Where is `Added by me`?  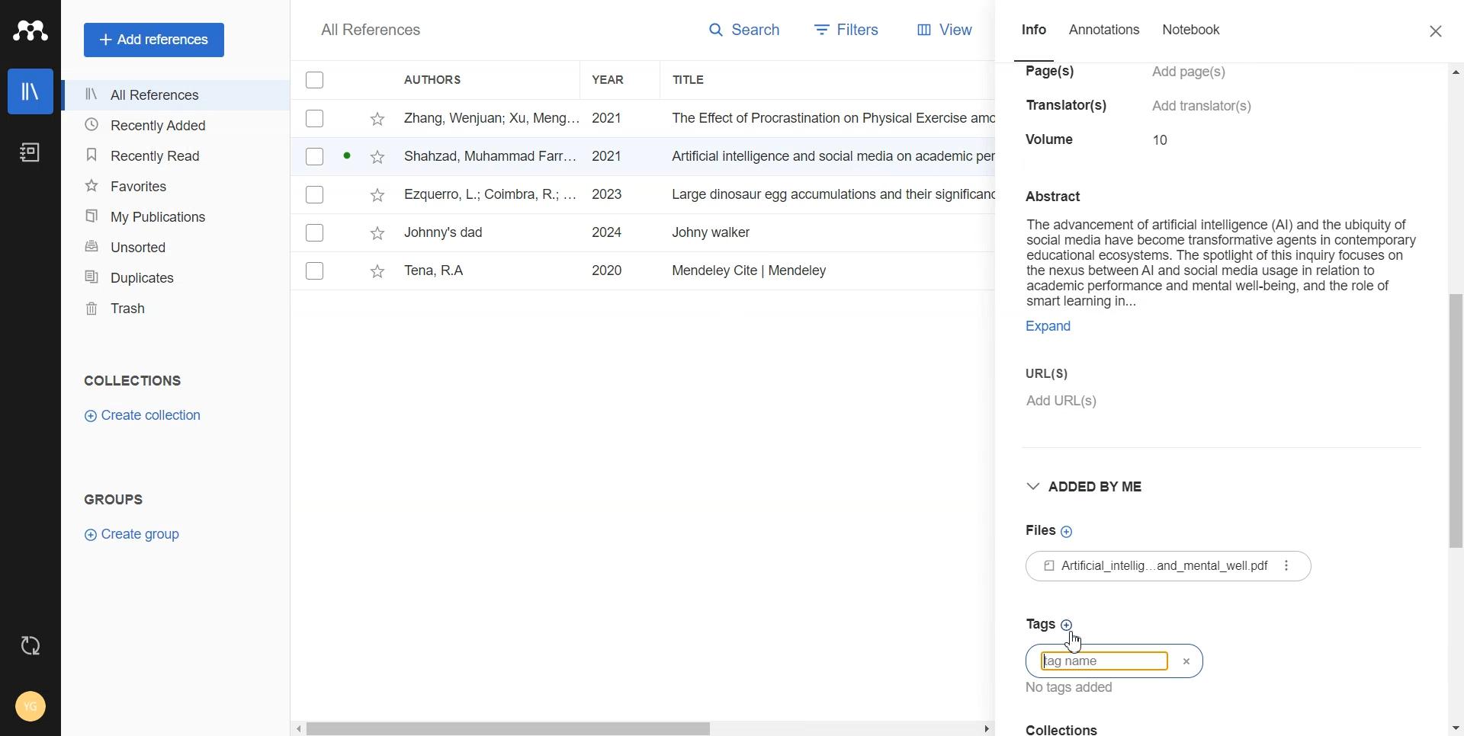
Added by me is located at coordinates (1094, 486).